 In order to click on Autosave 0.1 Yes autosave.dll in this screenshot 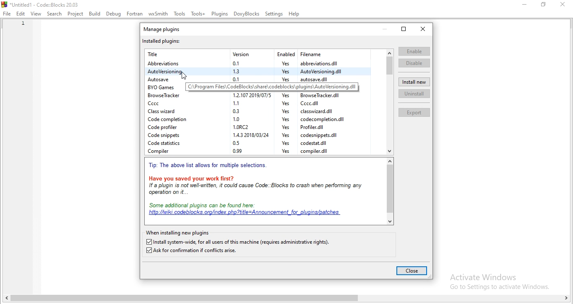, I will do `click(248, 80)`.